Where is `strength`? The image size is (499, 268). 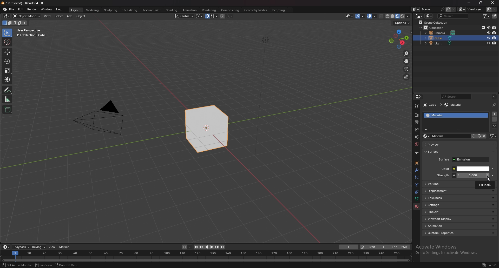 strength is located at coordinates (443, 175).